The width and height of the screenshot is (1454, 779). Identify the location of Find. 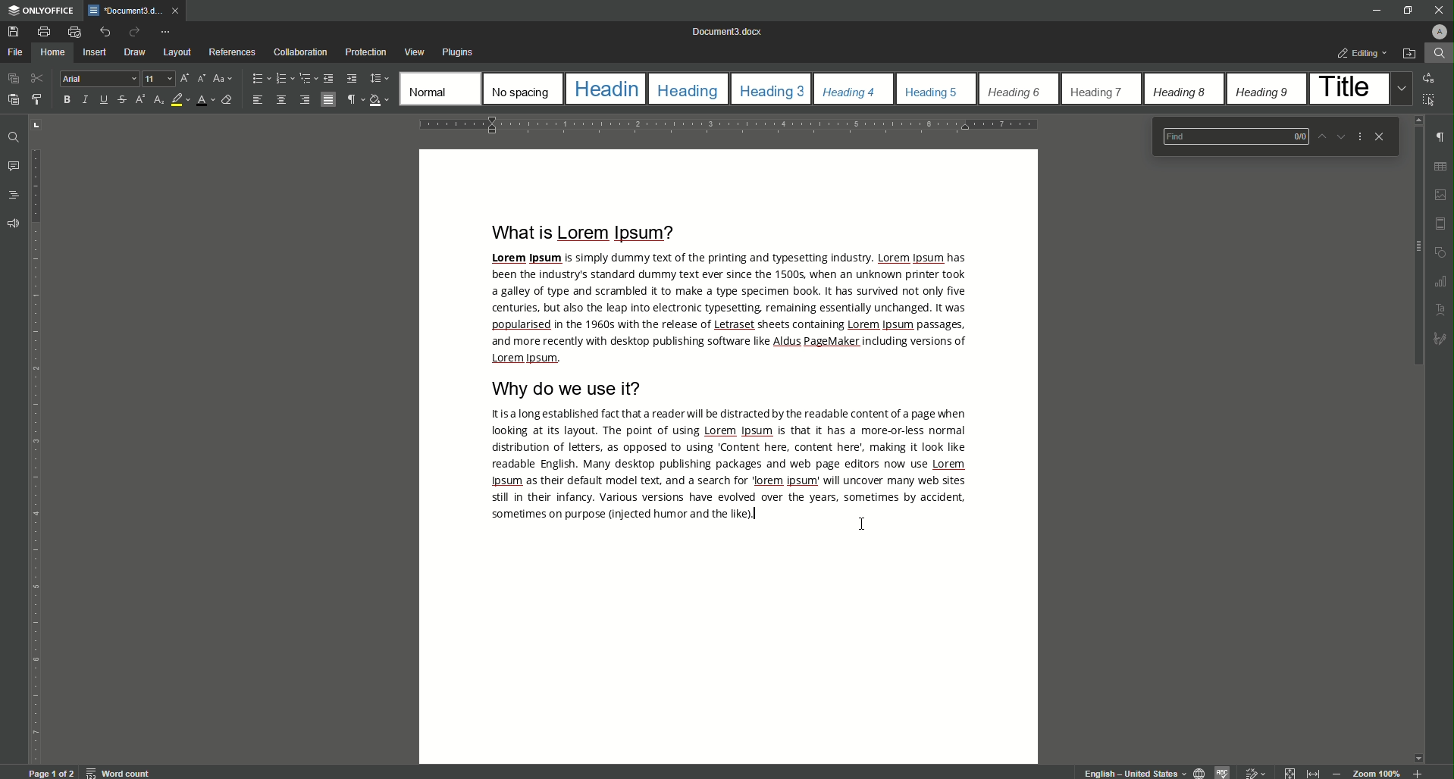
(1229, 136).